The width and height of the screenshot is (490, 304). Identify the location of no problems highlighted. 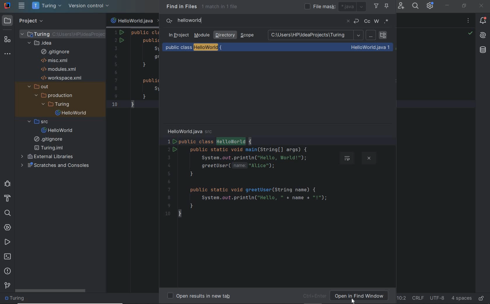
(470, 33).